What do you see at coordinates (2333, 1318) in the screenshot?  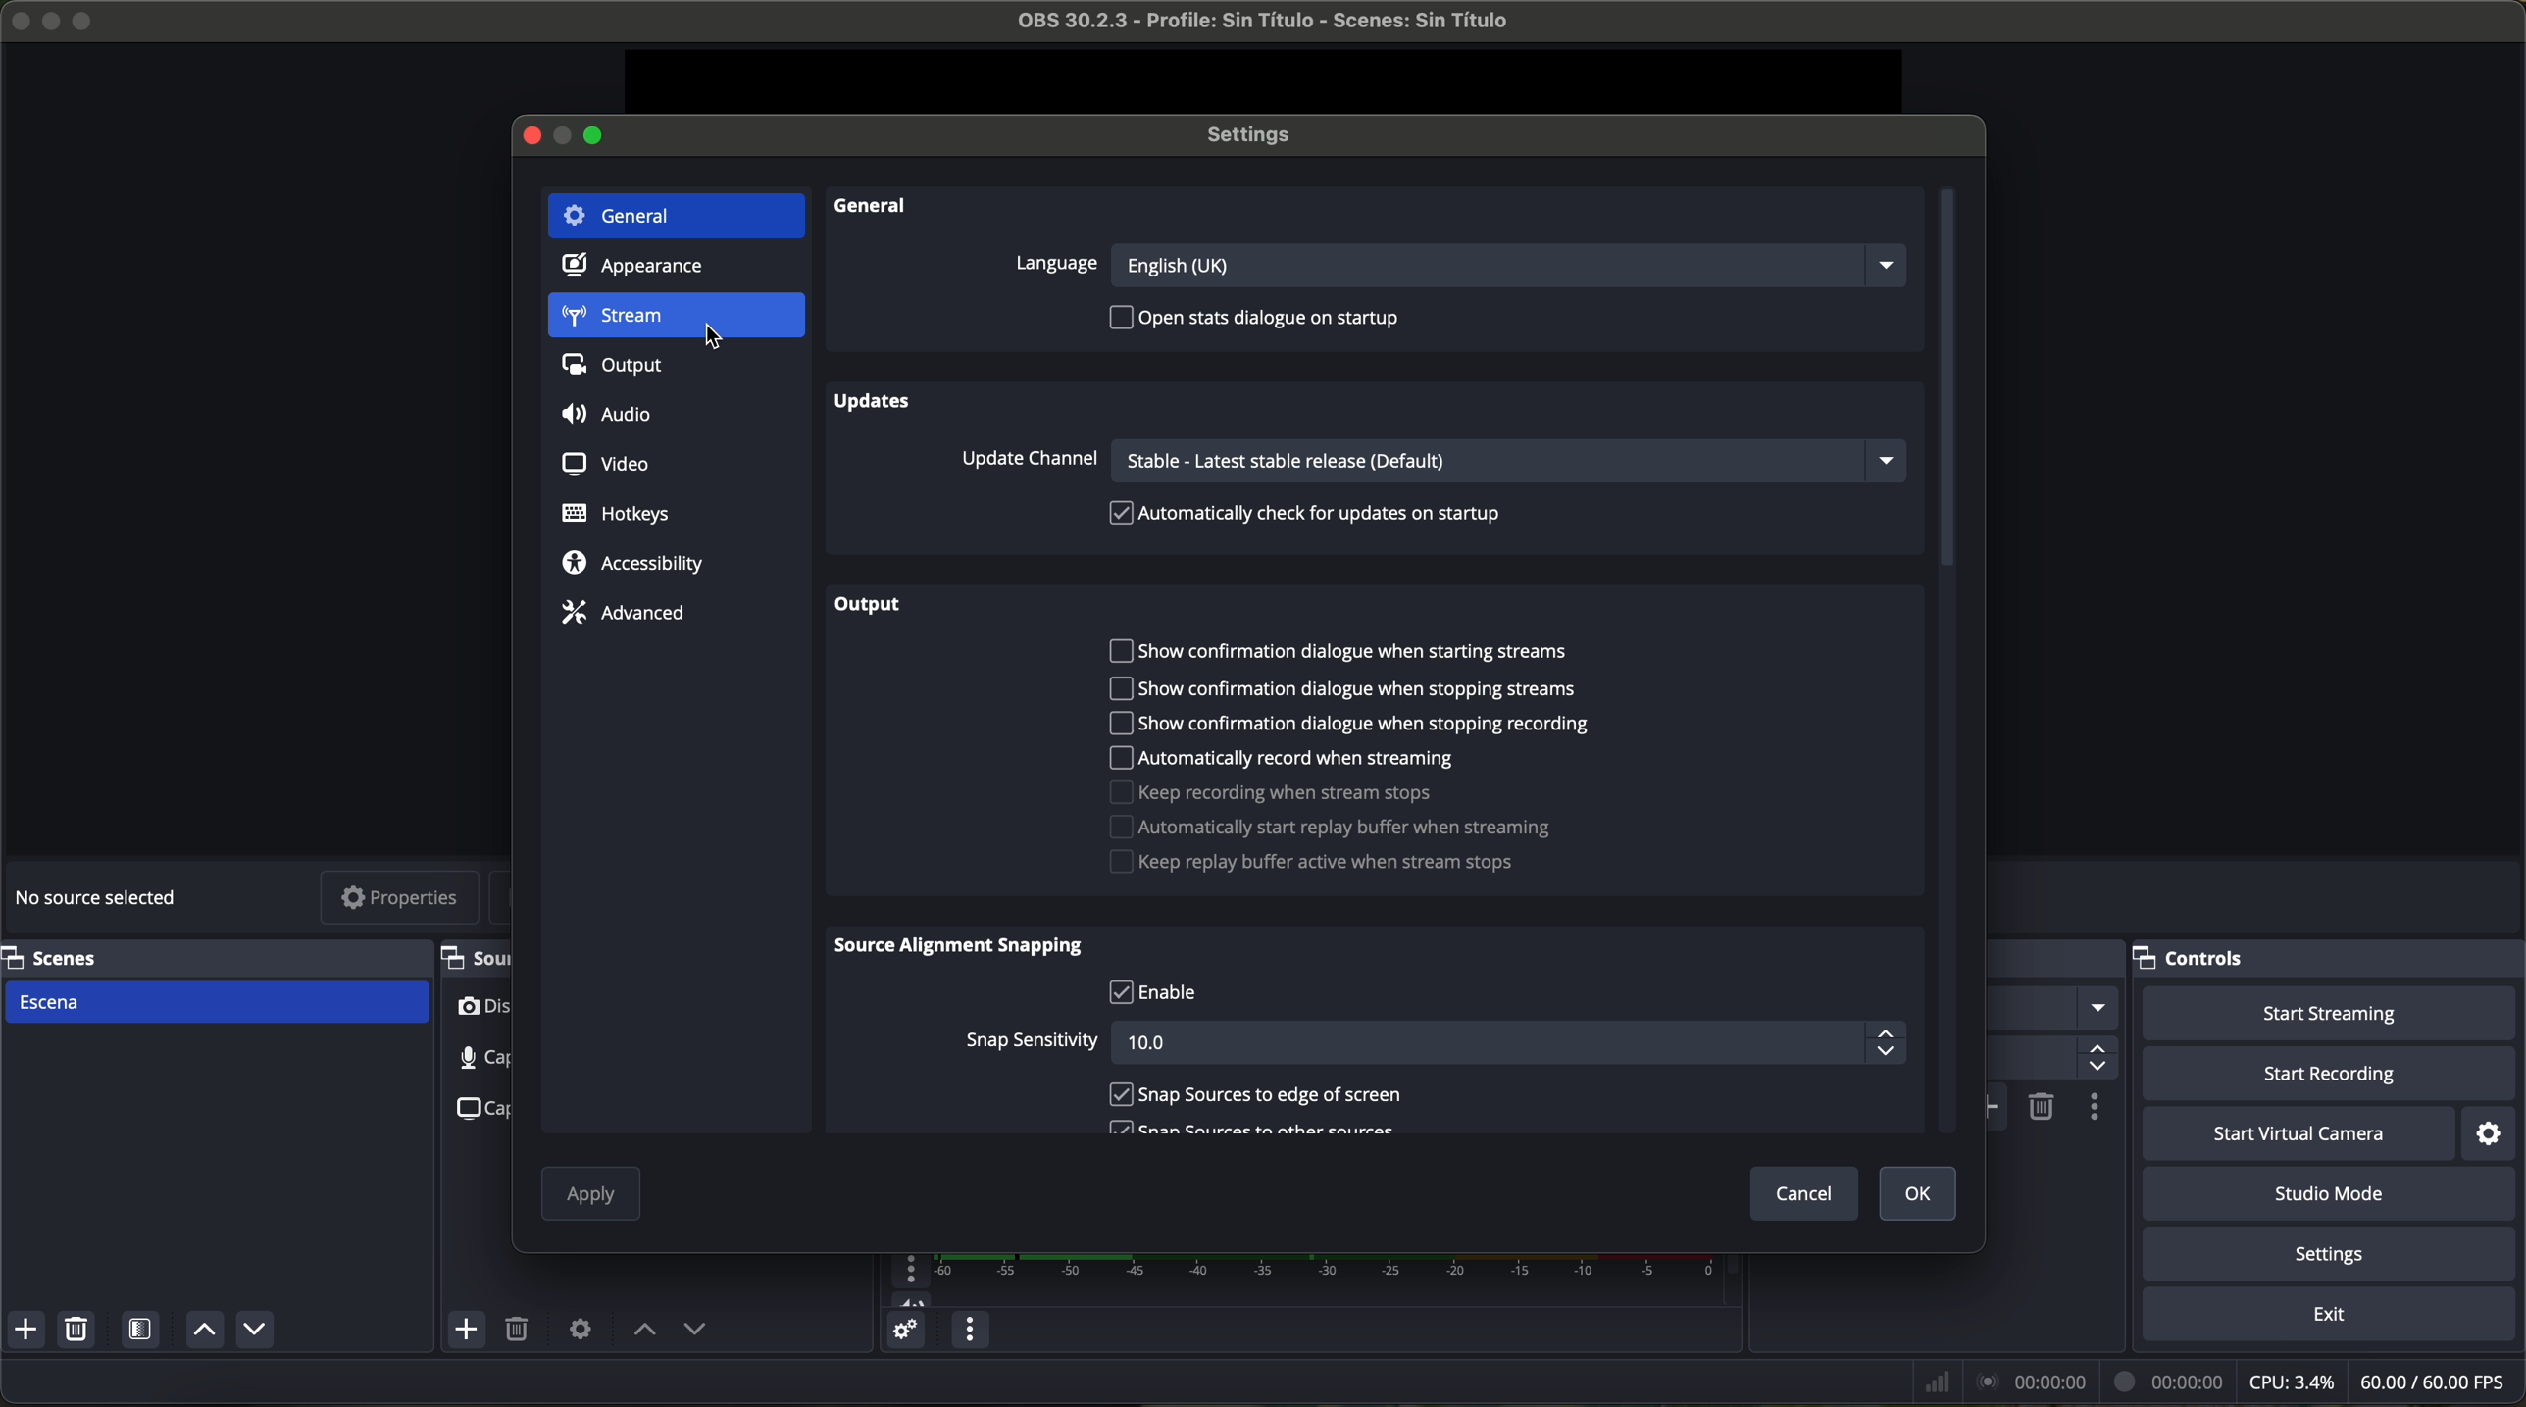 I see `exit` at bounding box center [2333, 1318].